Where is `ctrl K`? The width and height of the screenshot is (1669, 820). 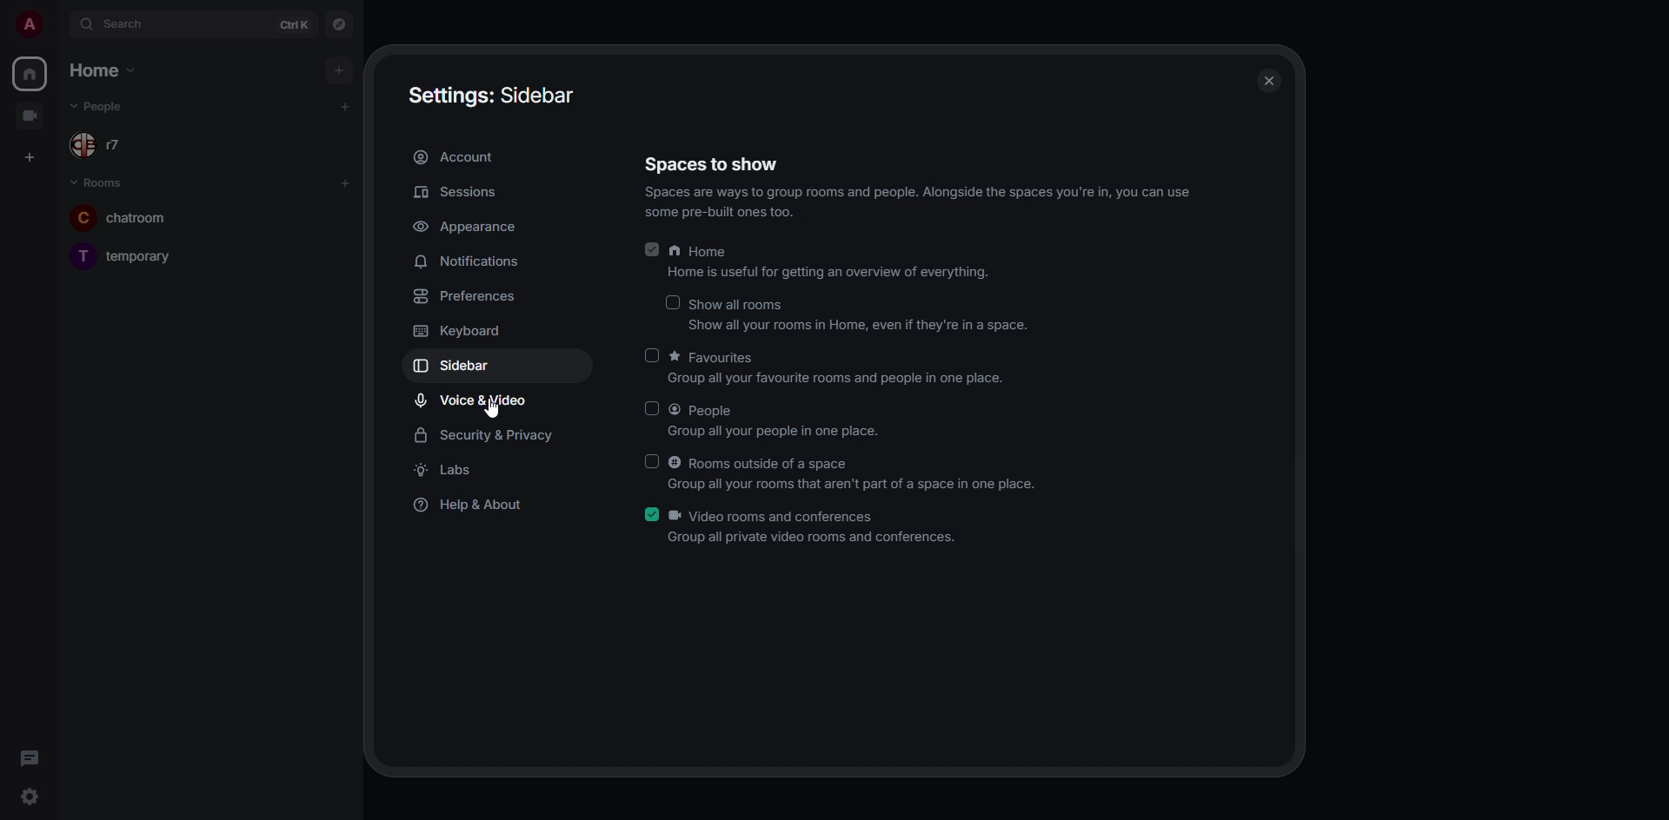 ctrl K is located at coordinates (294, 24).